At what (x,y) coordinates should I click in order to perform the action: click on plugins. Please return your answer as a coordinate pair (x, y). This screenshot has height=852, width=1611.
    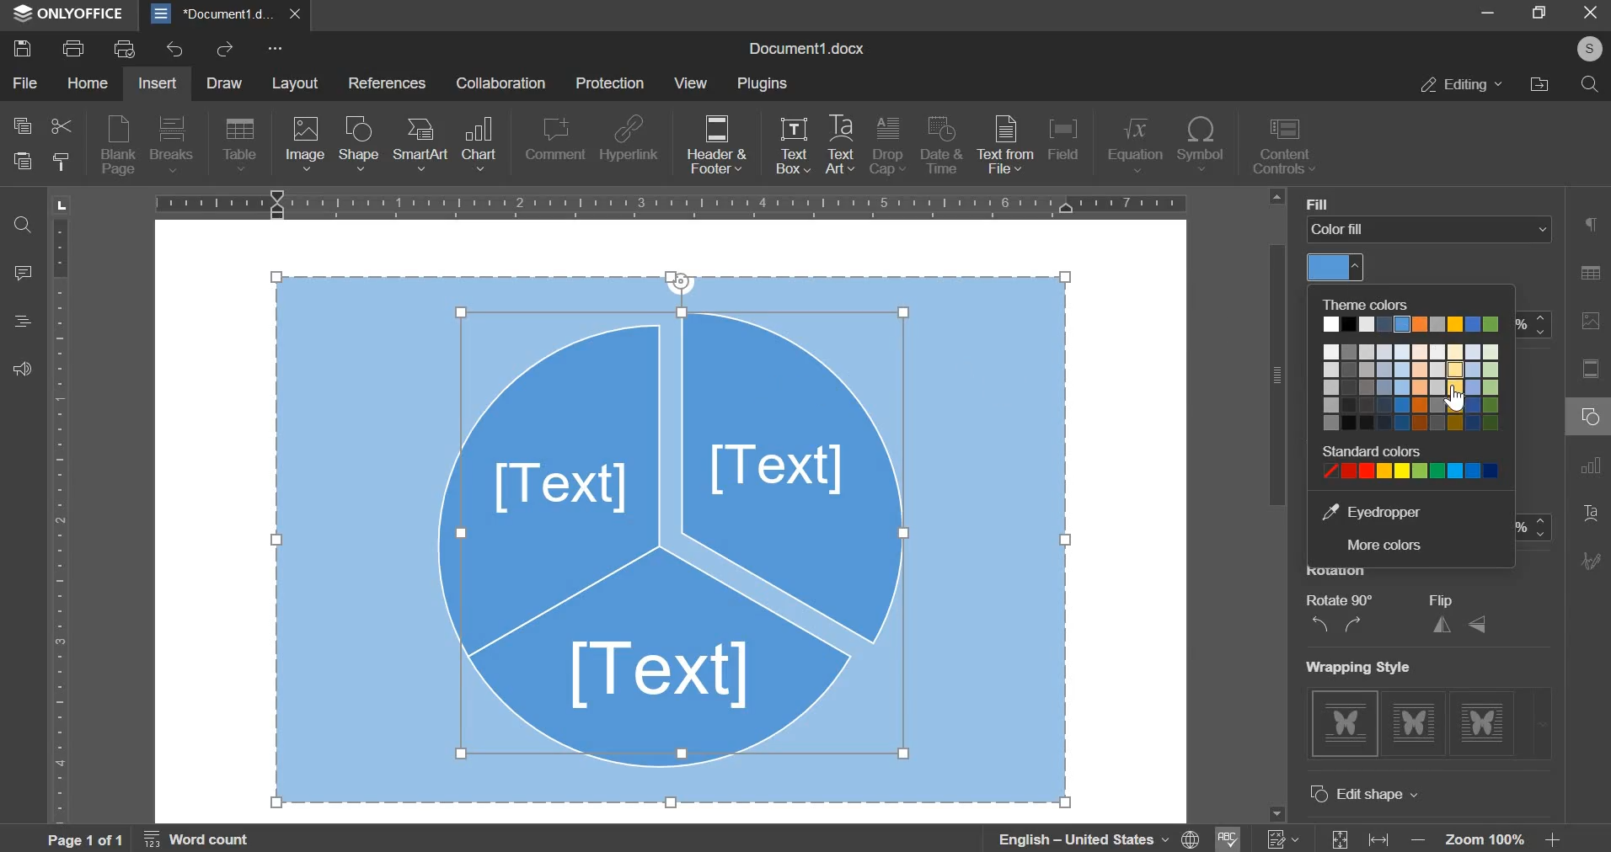
    Looking at the image, I should click on (764, 84).